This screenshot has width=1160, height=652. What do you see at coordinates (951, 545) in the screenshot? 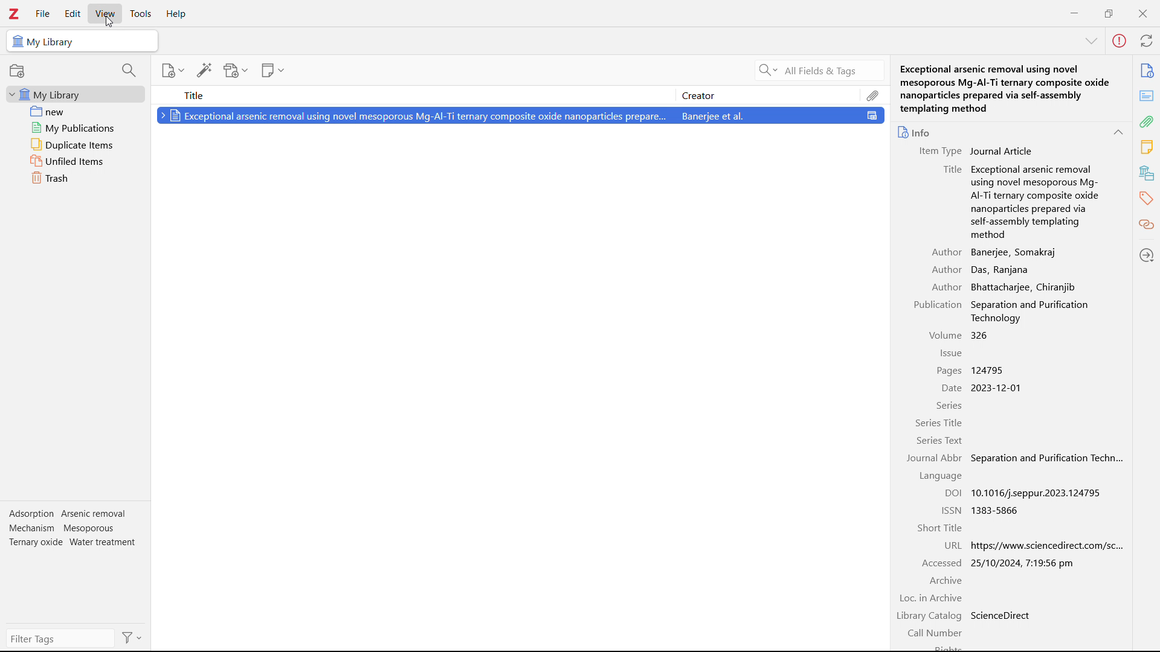
I see `URL` at bounding box center [951, 545].